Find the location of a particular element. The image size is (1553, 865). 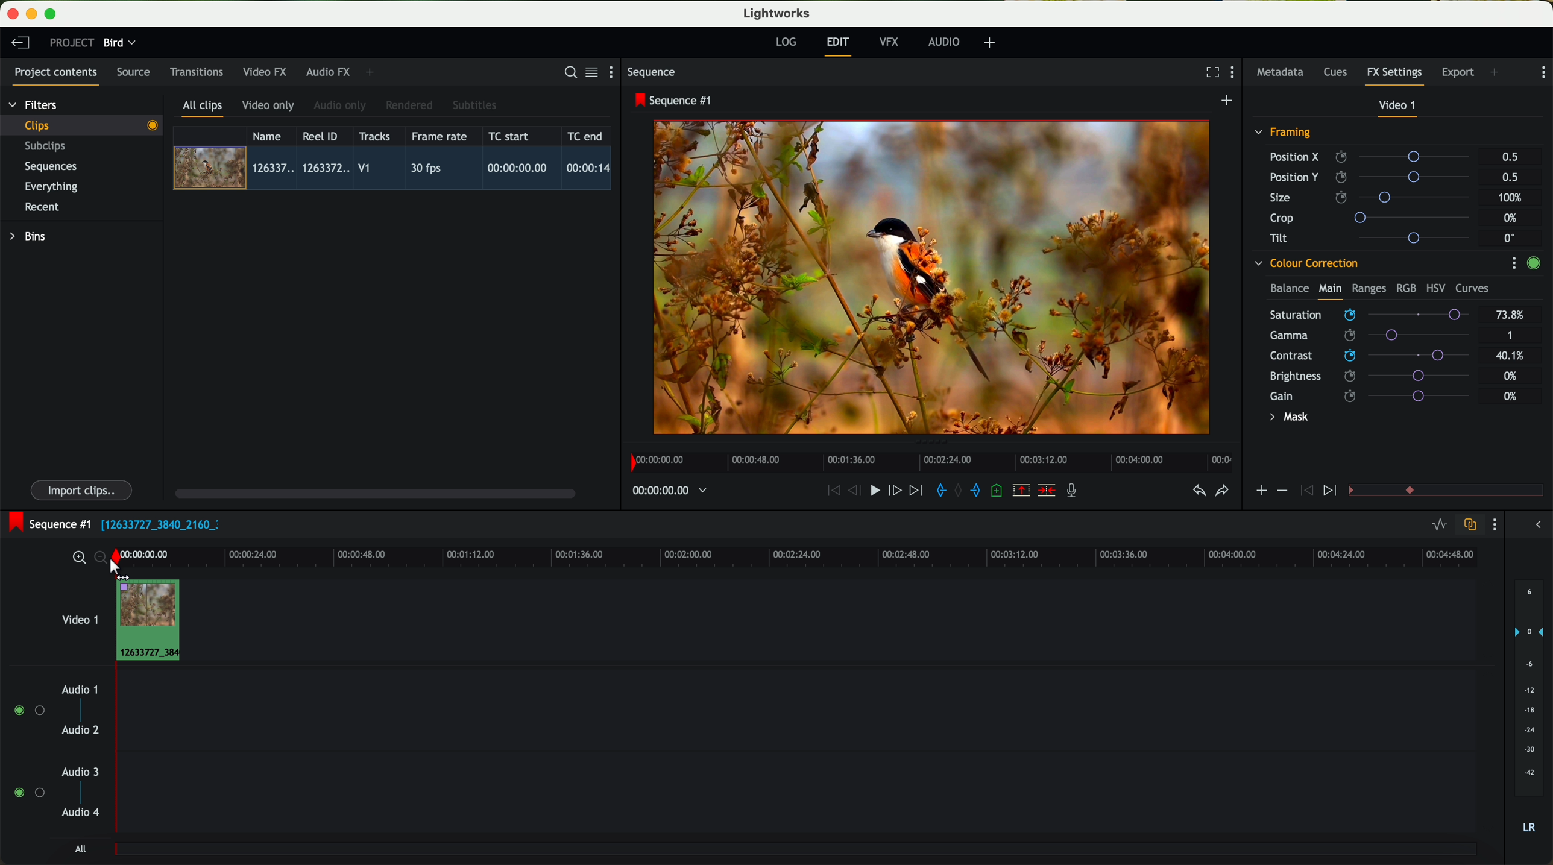

show settings menu is located at coordinates (1513, 263).